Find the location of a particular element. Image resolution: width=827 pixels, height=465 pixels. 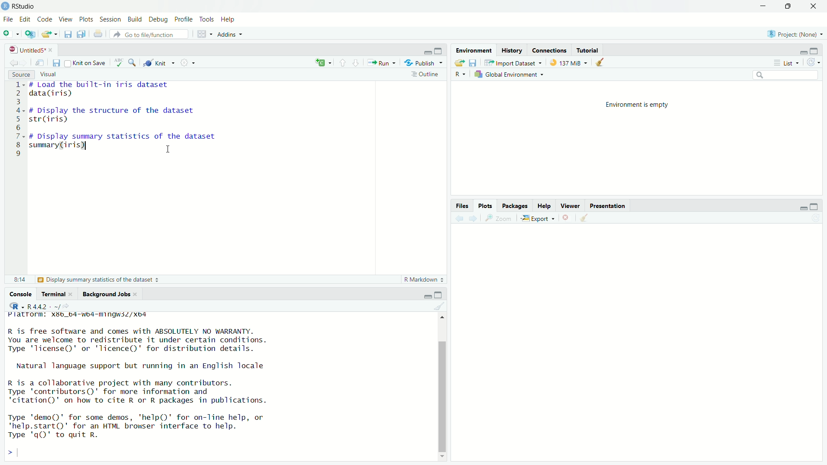

Addins is located at coordinates (230, 35).